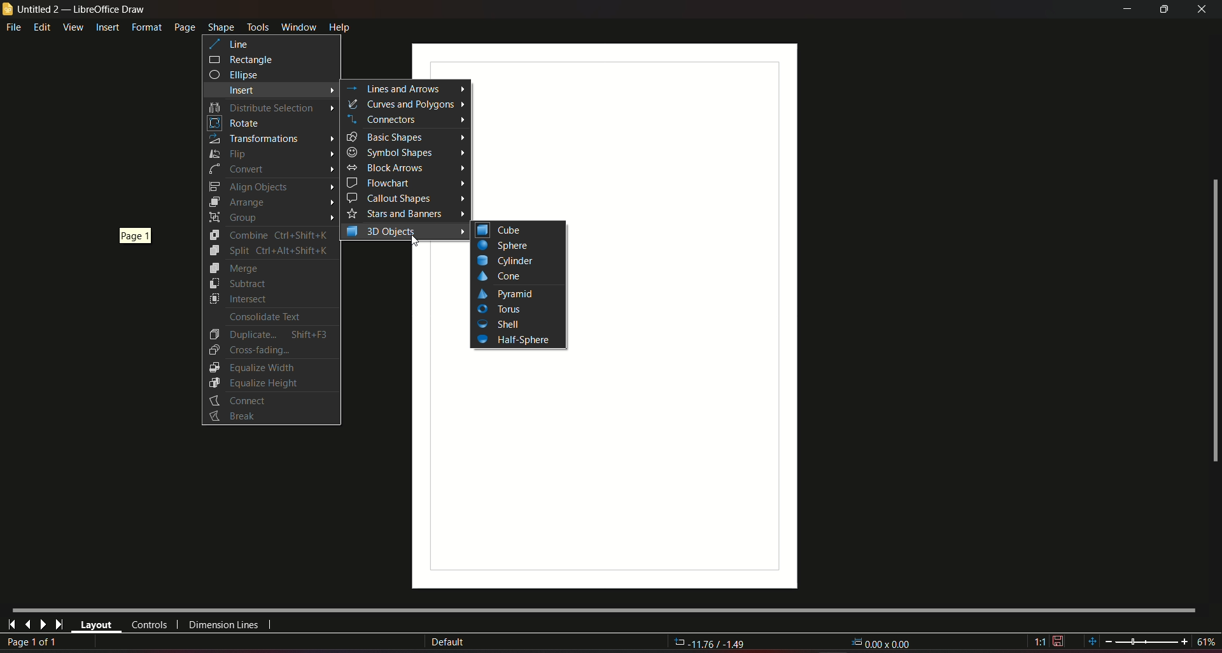 This screenshot has width=1222, height=653. What do you see at coordinates (461, 182) in the screenshot?
I see `Arrow` at bounding box center [461, 182].